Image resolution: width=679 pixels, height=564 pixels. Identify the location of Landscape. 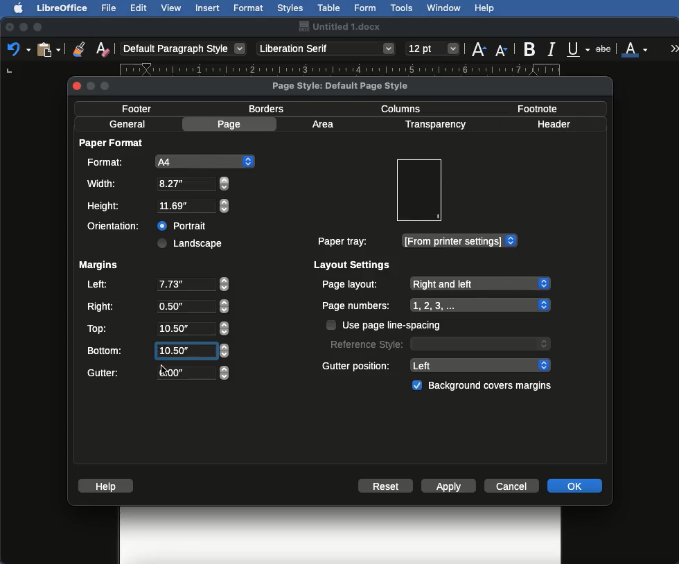
(192, 243).